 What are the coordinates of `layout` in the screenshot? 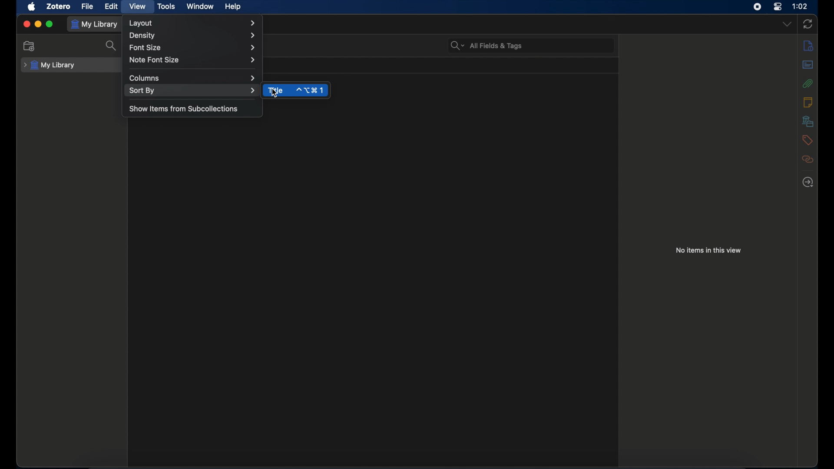 It's located at (192, 23).